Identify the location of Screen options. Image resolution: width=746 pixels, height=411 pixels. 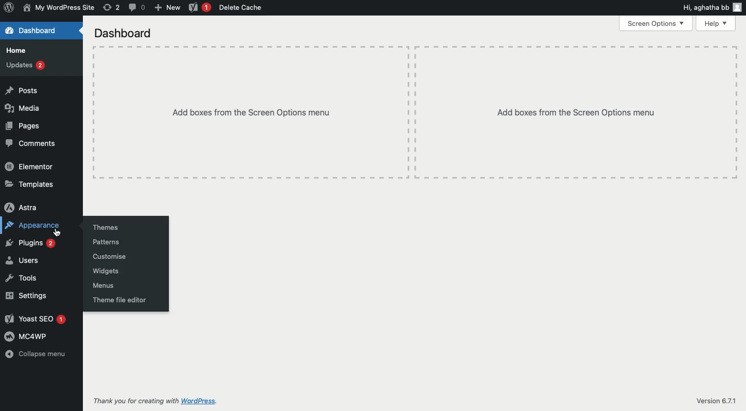
(655, 23).